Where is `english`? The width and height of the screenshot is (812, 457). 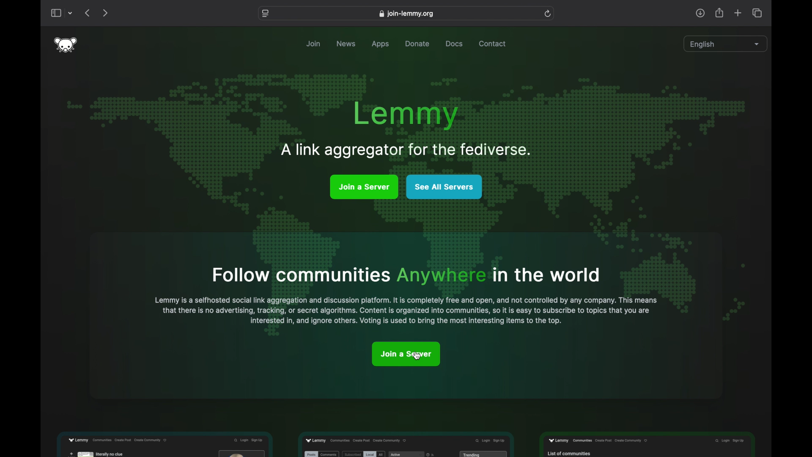 english is located at coordinates (725, 44).